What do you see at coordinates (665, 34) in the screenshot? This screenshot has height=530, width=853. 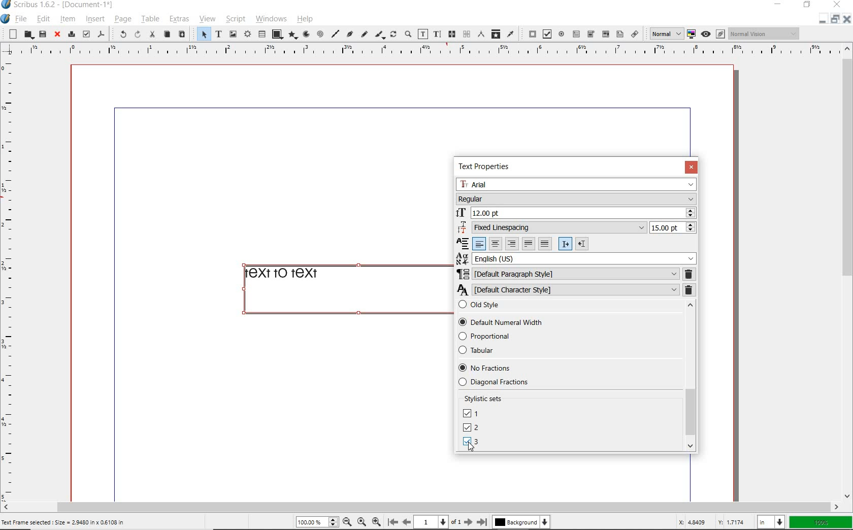 I see `normal` at bounding box center [665, 34].